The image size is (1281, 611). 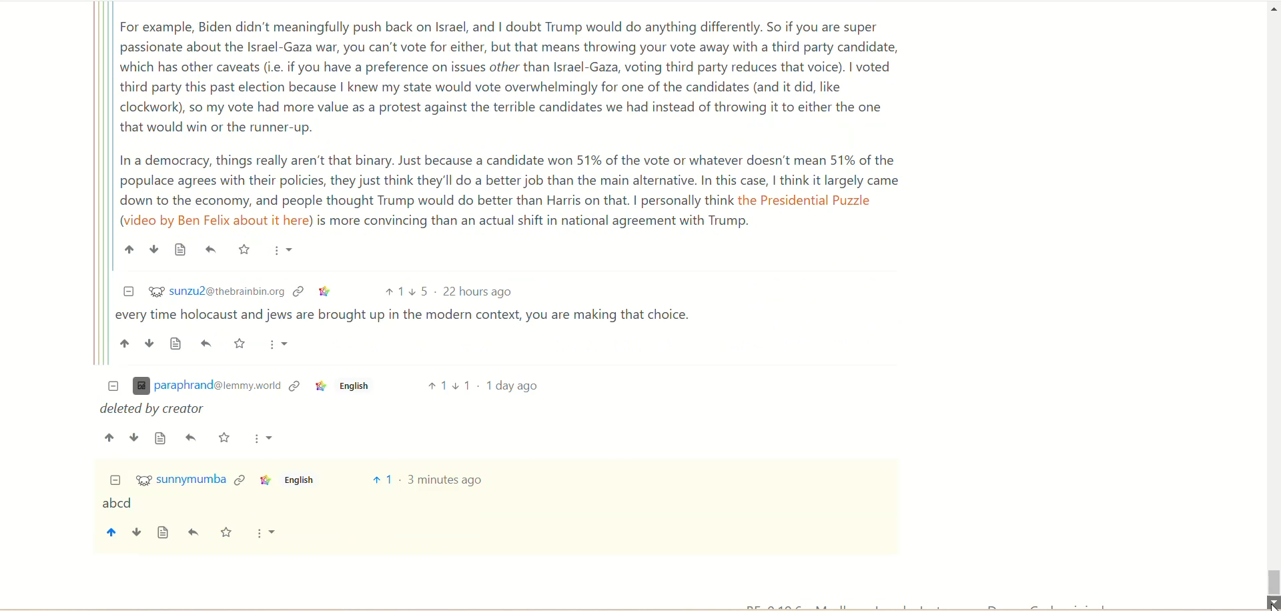 I want to click on Downvote, so click(x=155, y=249).